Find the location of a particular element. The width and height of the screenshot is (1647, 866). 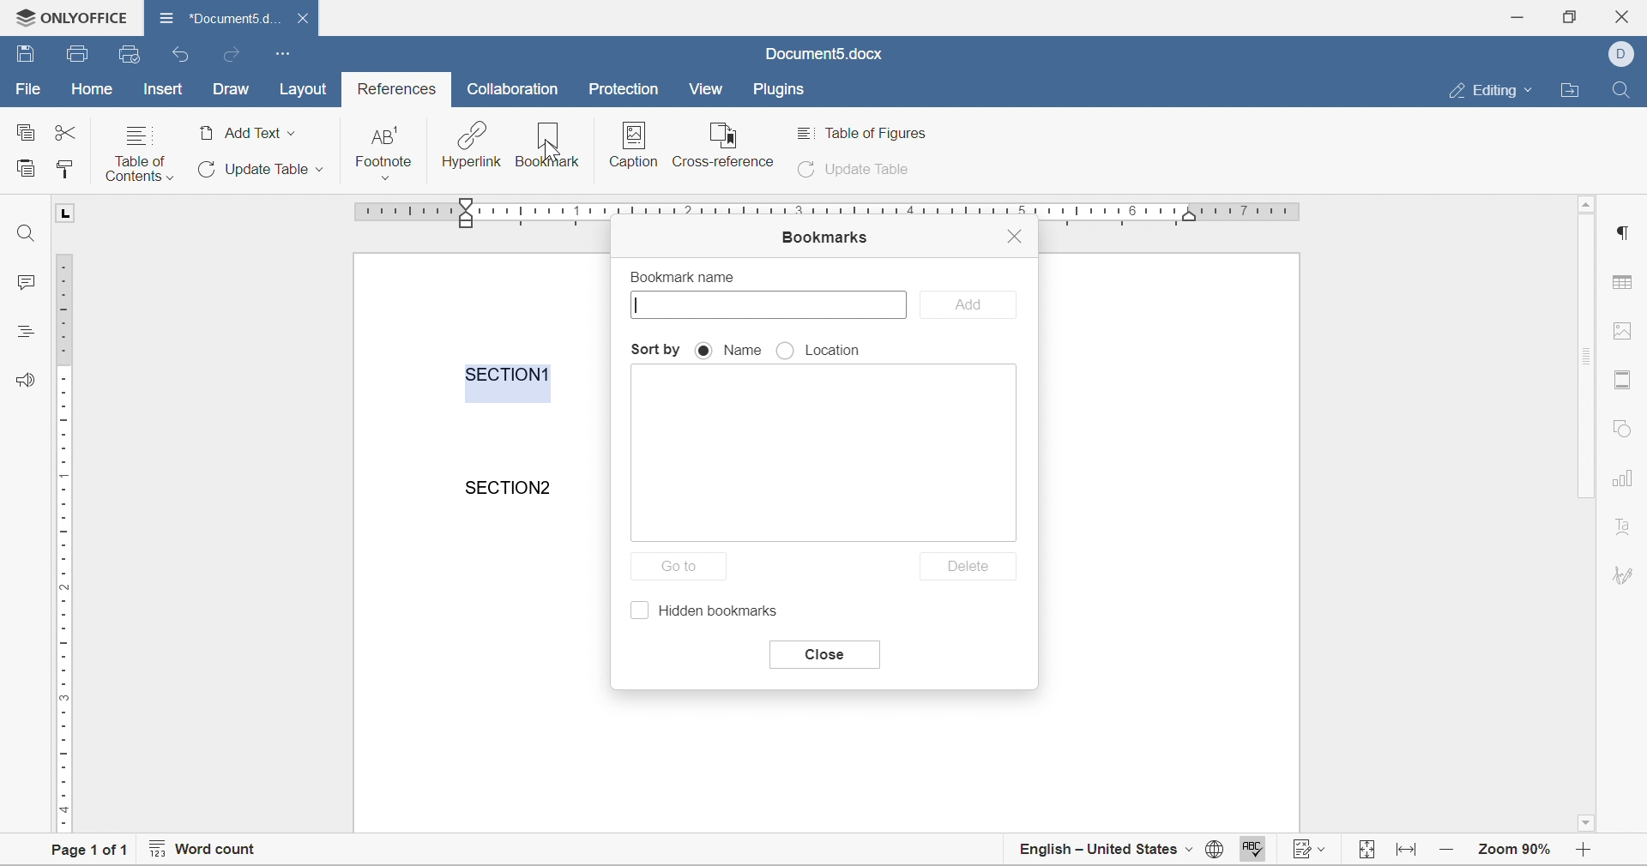

text art settings is located at coordinates (1624, 526).